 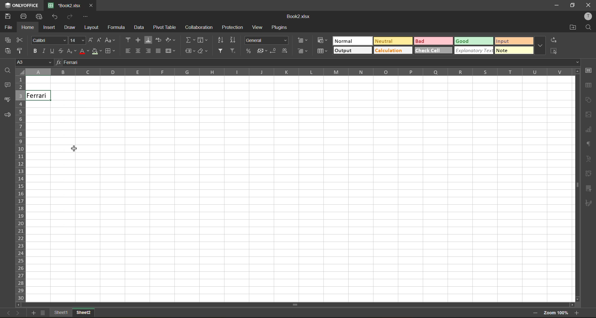 What do you see at coordinates (286, 50) in the screenshot?
I see `increase decimal` at bounding box center [286, 50].